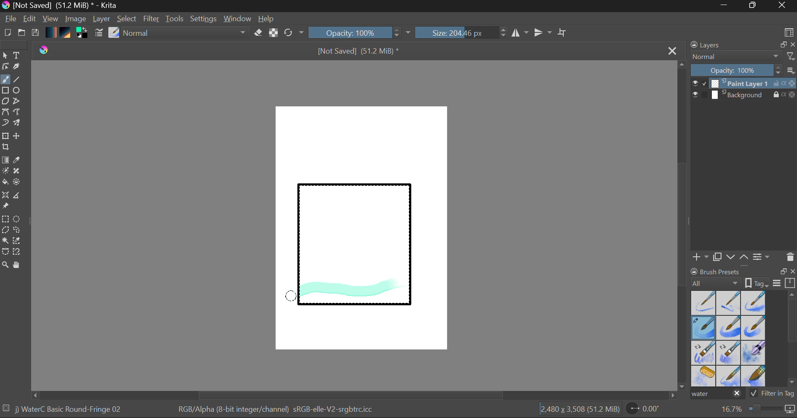  I want to click on Settings, so click(204, 19).